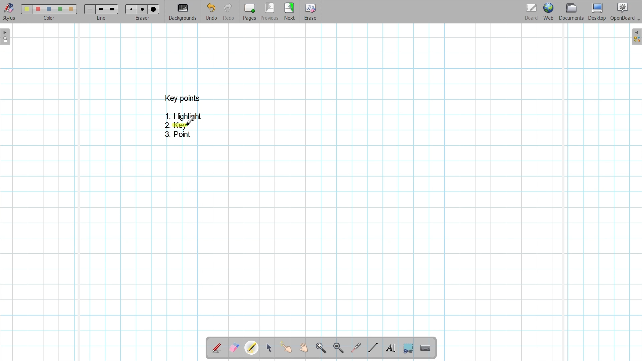 This screenshot has height=361, width=642. I want to click on Undo, so click(212, 11).